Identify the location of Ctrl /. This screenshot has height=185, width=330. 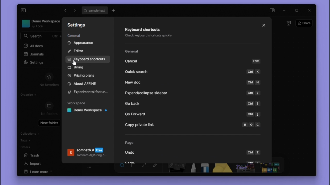
(254, 93).